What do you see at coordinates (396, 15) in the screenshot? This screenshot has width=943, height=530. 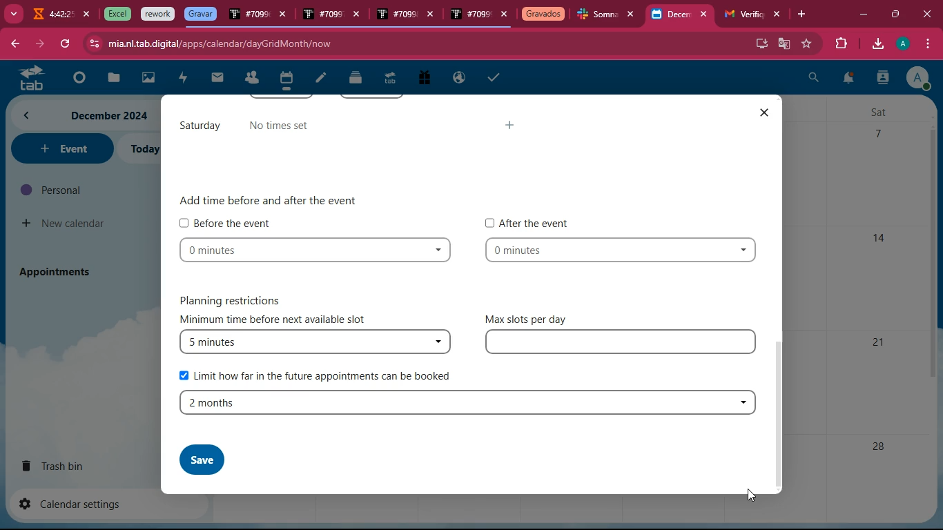 I see `tab` at bounding box center [396, 15].